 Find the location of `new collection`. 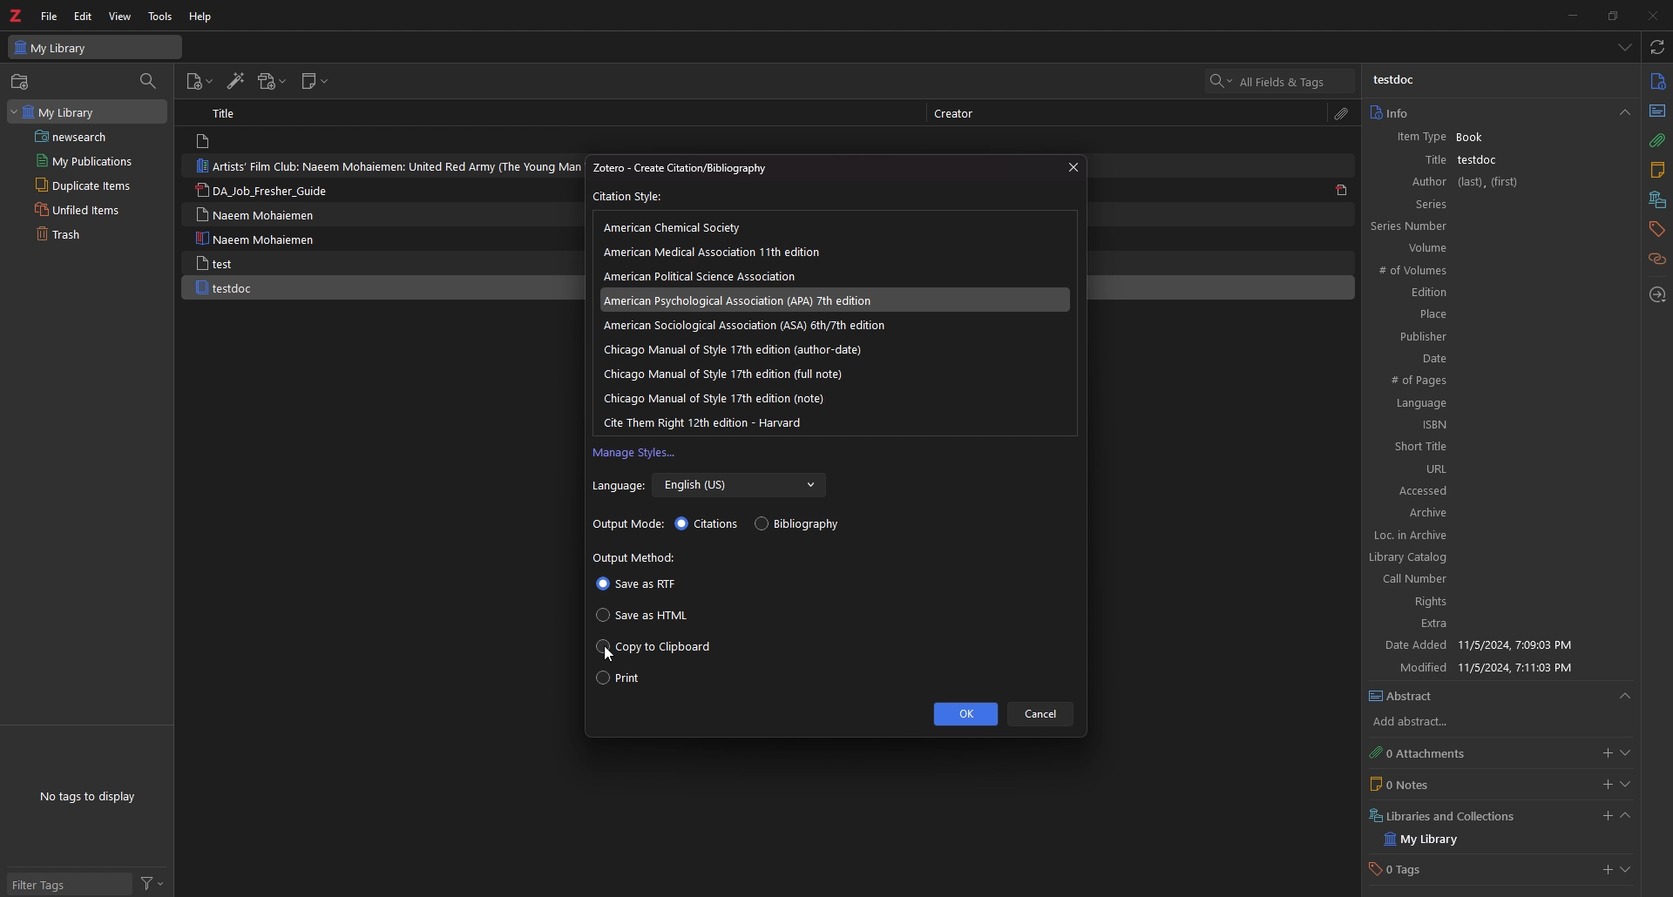

new collection is located at coordinates (22, 82).